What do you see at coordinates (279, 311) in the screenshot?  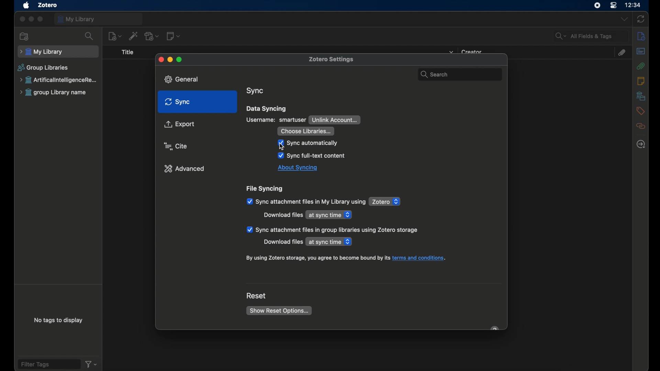 I see `show reset options` at bounding box center [279, 311].